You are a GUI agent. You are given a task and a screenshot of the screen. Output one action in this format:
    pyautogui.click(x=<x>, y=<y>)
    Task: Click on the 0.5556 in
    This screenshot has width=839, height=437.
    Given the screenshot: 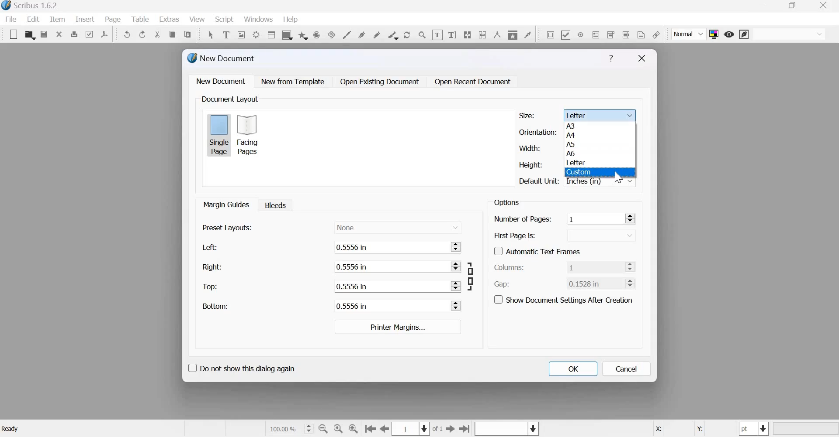 What is the action you would take?
    pyautogui.click(x=390, y=285)
    